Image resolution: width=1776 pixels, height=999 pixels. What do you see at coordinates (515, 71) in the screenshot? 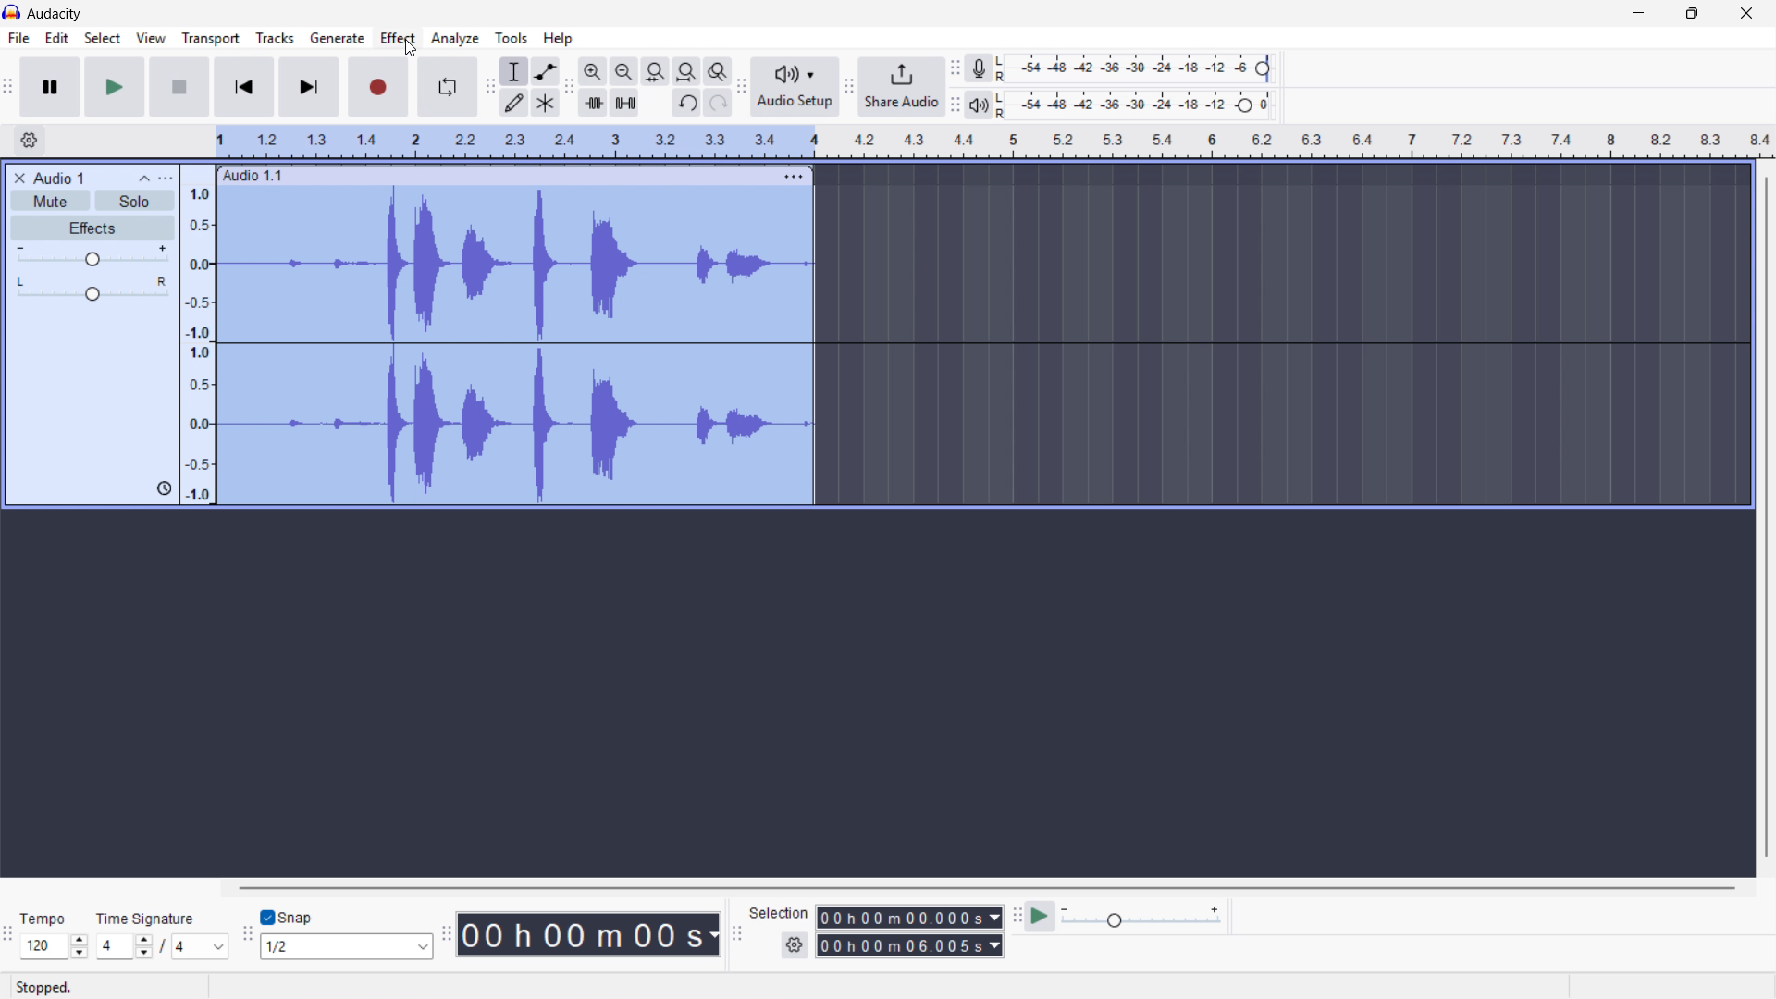
I see `Selection tool` at bounding box center [515, 71].